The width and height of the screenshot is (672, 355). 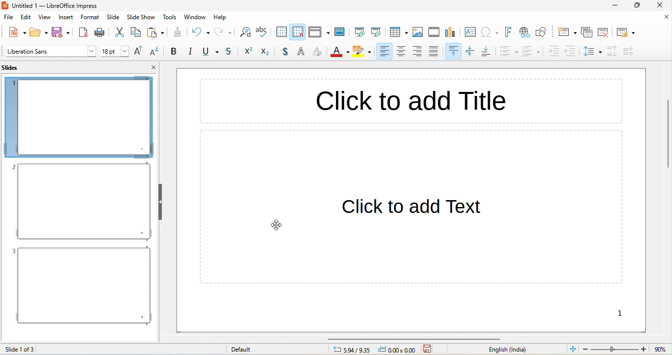 I want to click on align right, so click(x=419, y=52).